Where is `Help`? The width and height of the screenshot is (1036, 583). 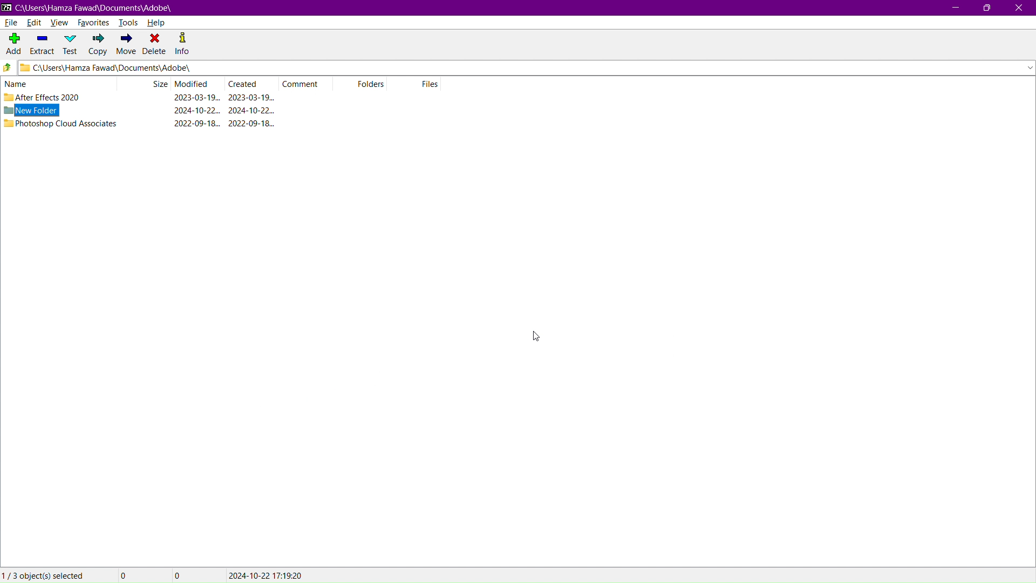
Help is located at coordinates (160, 23).